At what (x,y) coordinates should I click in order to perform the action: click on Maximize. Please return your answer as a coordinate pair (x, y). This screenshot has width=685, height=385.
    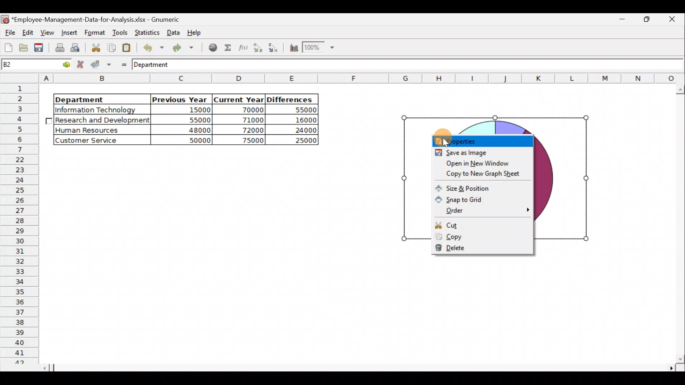
    Looking at the image, I should click on (625, 20).